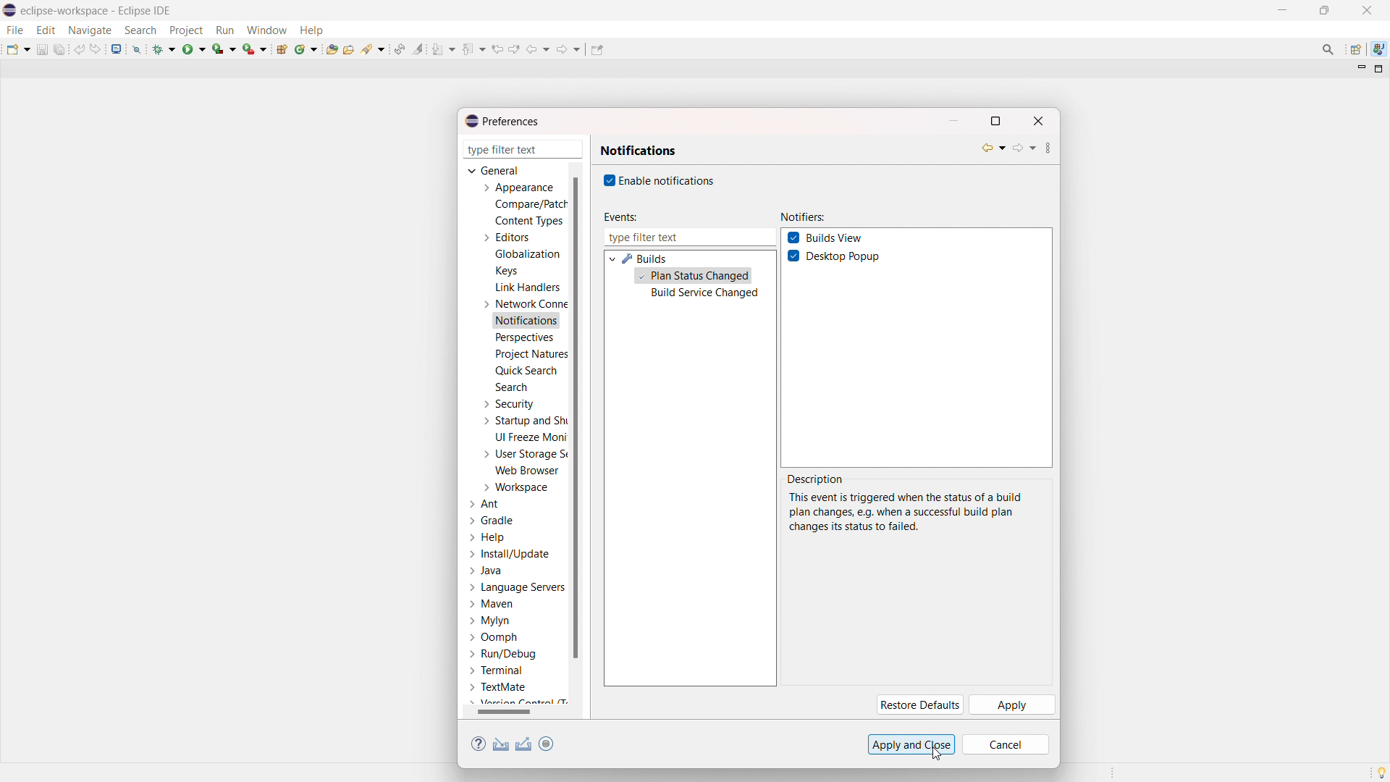 Image resolution: width=1390 pixels, height=782 pixels. I want to click on help, so click(488, 537).